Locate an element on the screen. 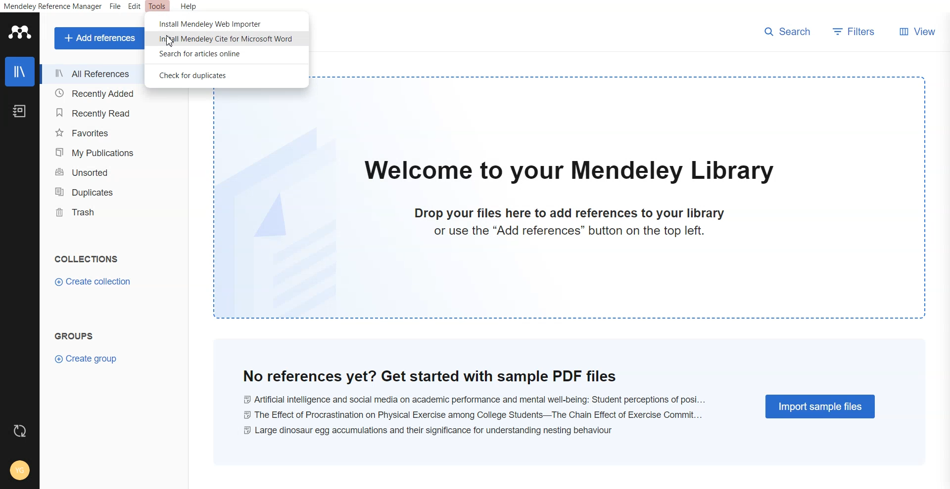  Unsorted is located at coordinates (115, 171).